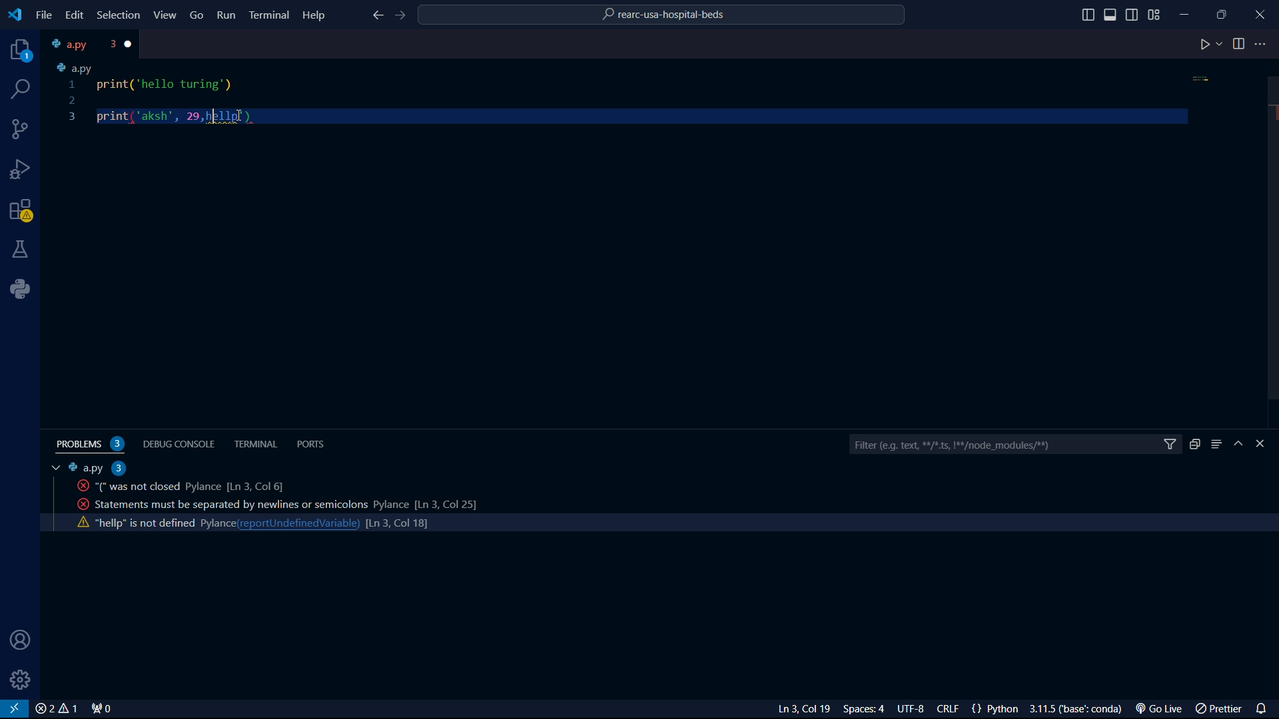 This screenshot has width=1279, height=719. What do you see at coordinates (23, 166) in the screenshot?
I see `bug` at bounding box center [23, 166].